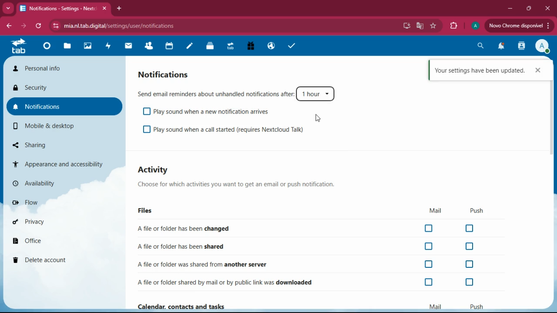 Image resolution: width=557 pixels, height=313 pixels. What do you see at coordinates (553, 126) in the screenshot?
I see `scroll` at bounding box center [553, 126].